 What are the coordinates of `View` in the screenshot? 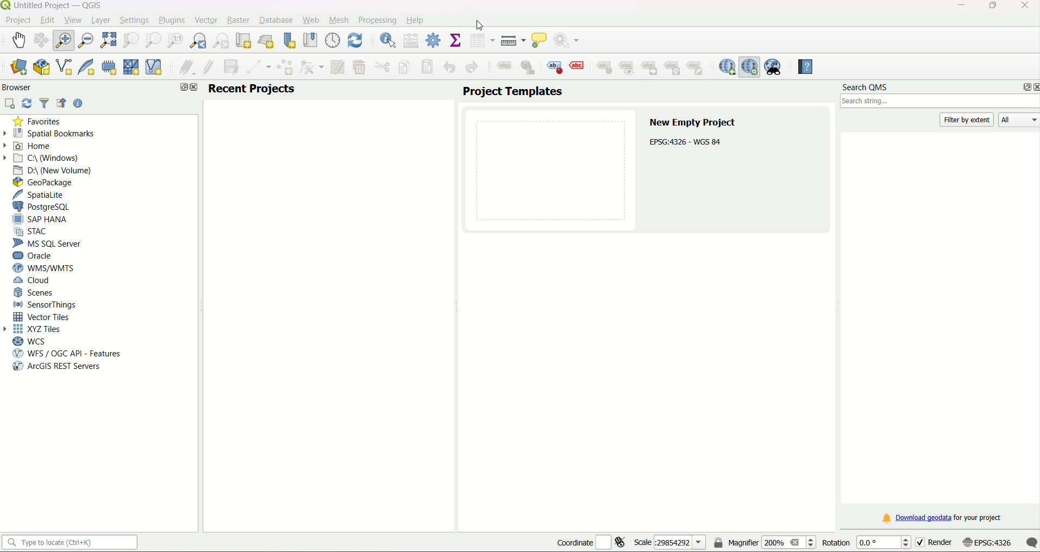 It's located at (72, 20).